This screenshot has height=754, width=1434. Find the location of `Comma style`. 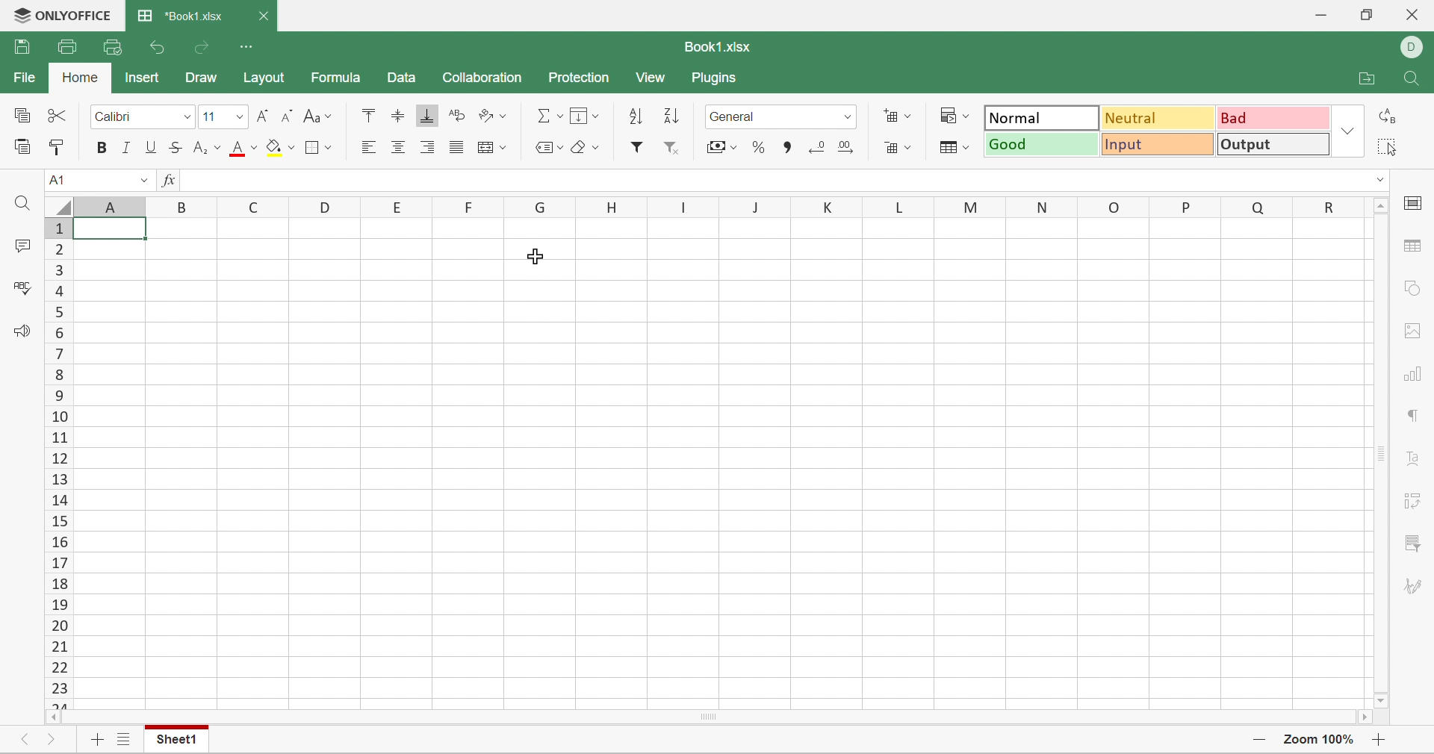

Comma style is located at coordinates (789, 148).